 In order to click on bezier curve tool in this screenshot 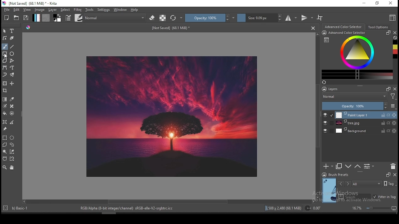, I will do `click(5, 68)`.